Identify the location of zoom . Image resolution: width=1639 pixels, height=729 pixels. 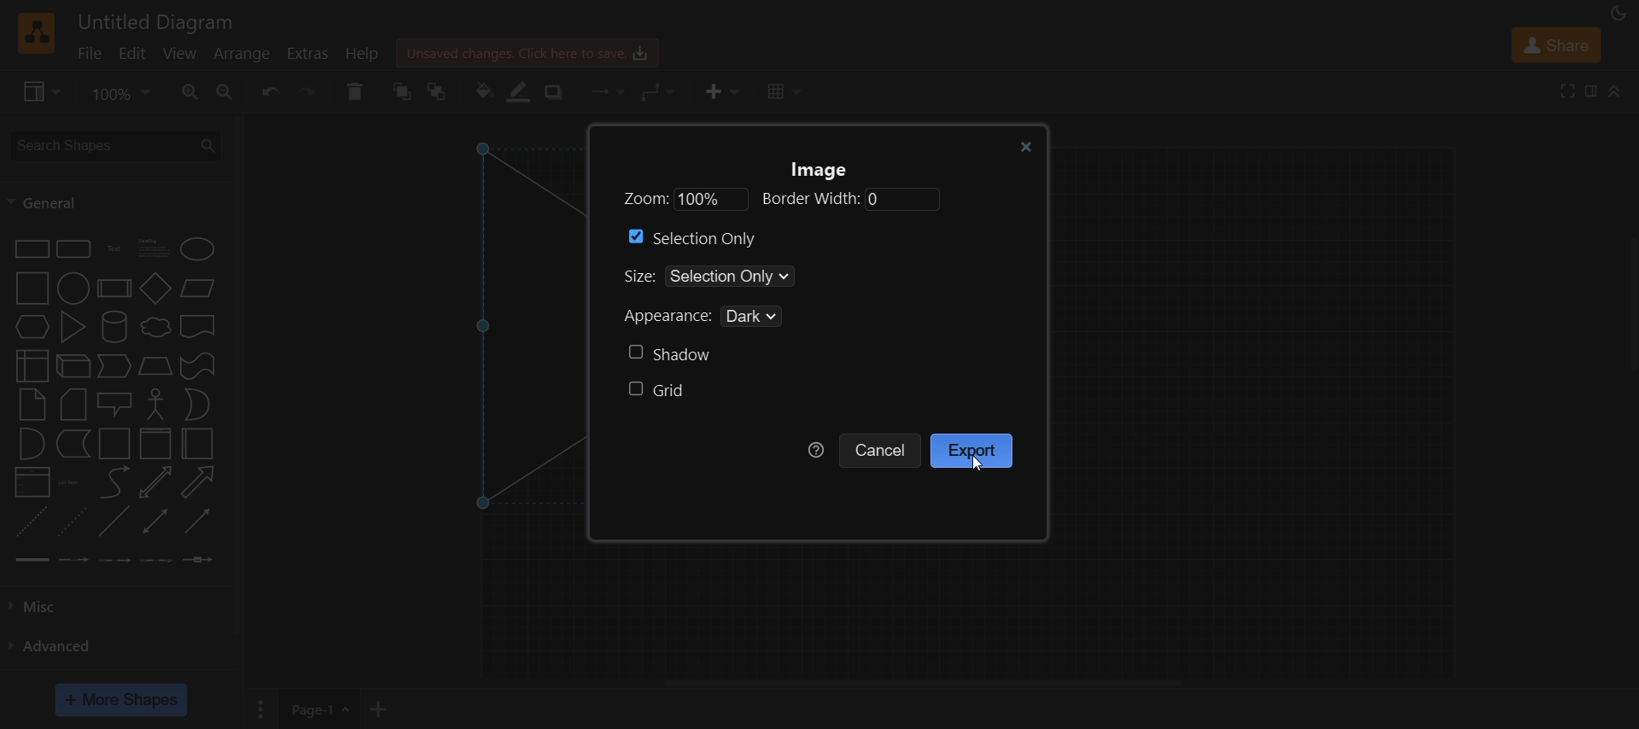
(776, 200).